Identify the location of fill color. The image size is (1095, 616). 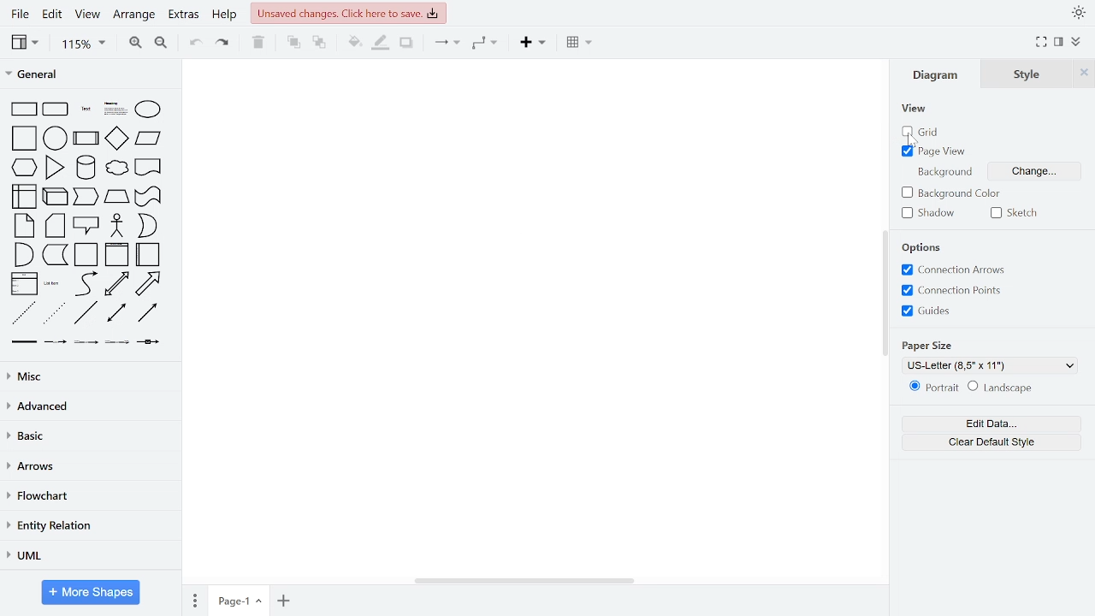
(353, 41).